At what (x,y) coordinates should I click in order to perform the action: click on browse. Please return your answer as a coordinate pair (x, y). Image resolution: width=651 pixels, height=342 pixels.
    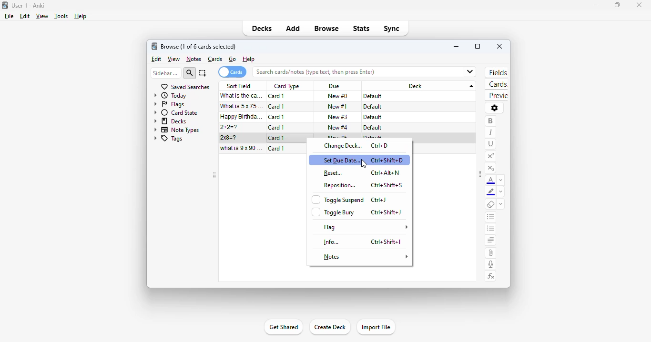
    Looking at the image, I should click on (327, 29).